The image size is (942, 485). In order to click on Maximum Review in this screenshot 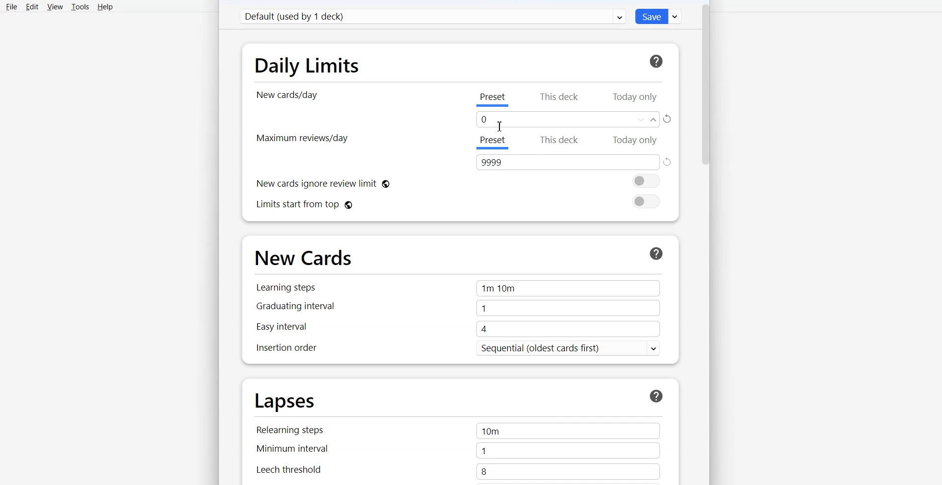, I will do `click(304, 139)`.